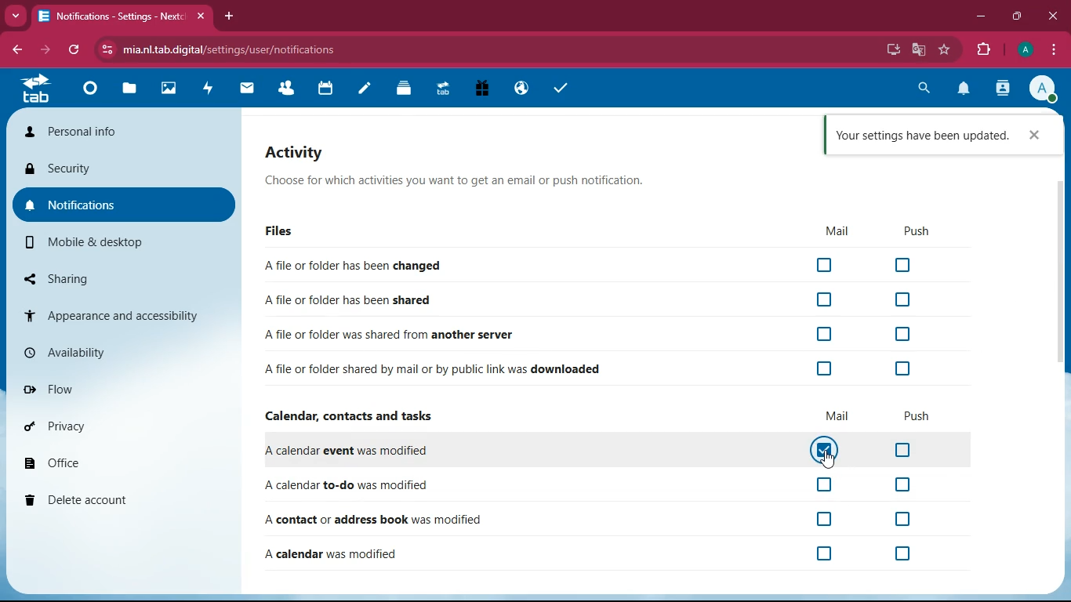 This screenshot has height=602, width=1071. I want to click on Deck, so click(405, 90).